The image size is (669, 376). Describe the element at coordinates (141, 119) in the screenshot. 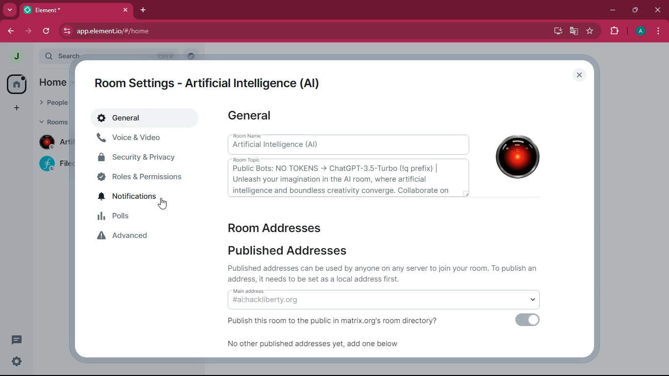

I see `general` at that location.